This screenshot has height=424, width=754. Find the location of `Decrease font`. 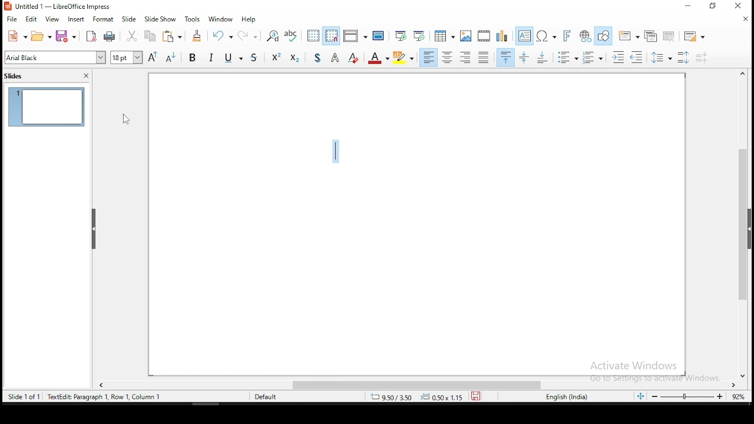

Decrease font is located at coordinates (169, 57).